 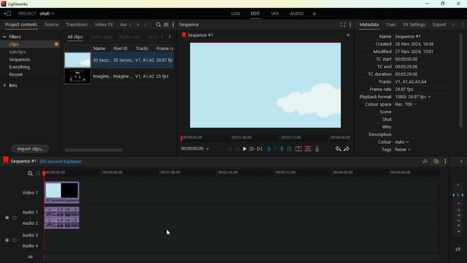 What do you see at coordinates (244, 149) in the screenshot?
I see `play` at bounding box center [244, 149].